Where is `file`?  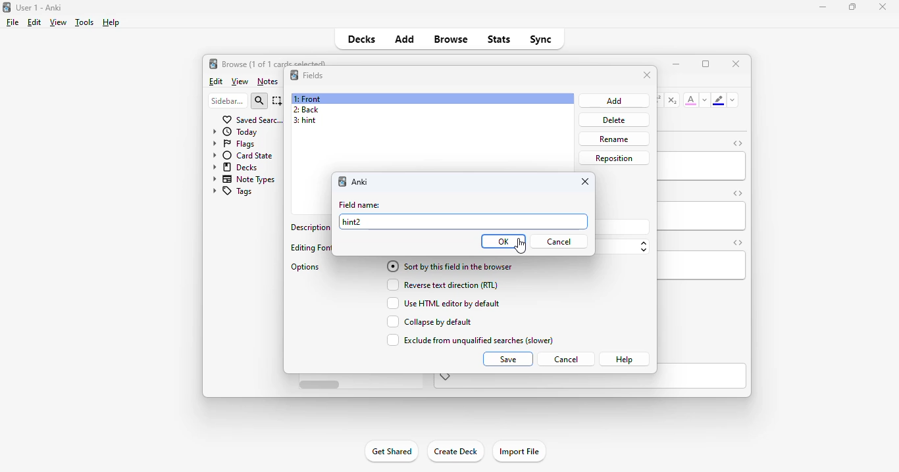
file is located at coordinates (13, 22).